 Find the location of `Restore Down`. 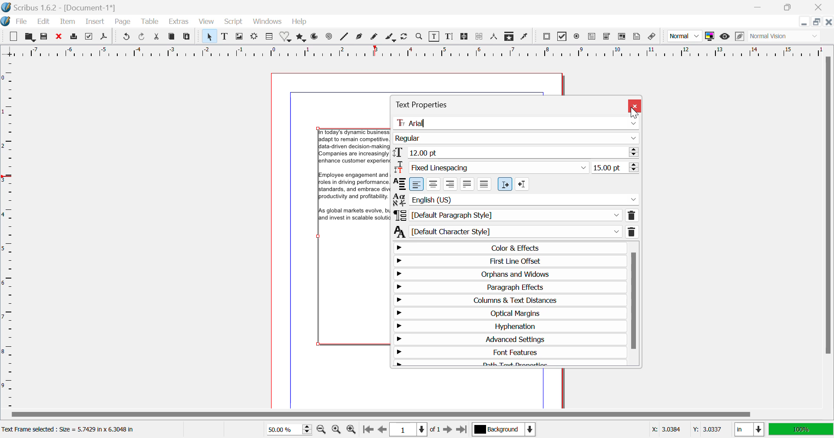

Restore Down is located at coordinates (761, 7).